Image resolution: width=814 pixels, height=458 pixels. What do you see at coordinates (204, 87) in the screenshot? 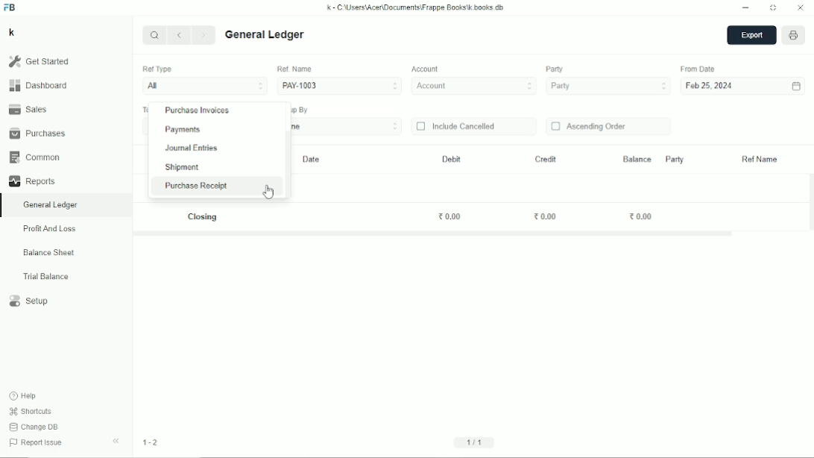
I see `All` at bounding box center [204, 87].